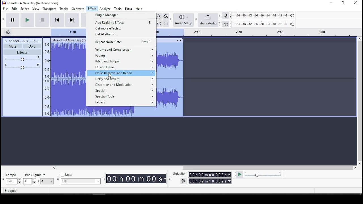  What do you see at coordinates (121, 49) in the screenshot?
I see `volume and compression` at bounding box center [121, 49].